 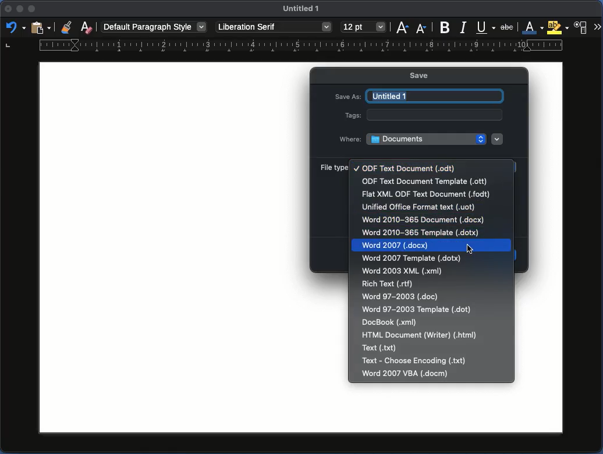 I want to click on Font style, so click(x=274, y=27).